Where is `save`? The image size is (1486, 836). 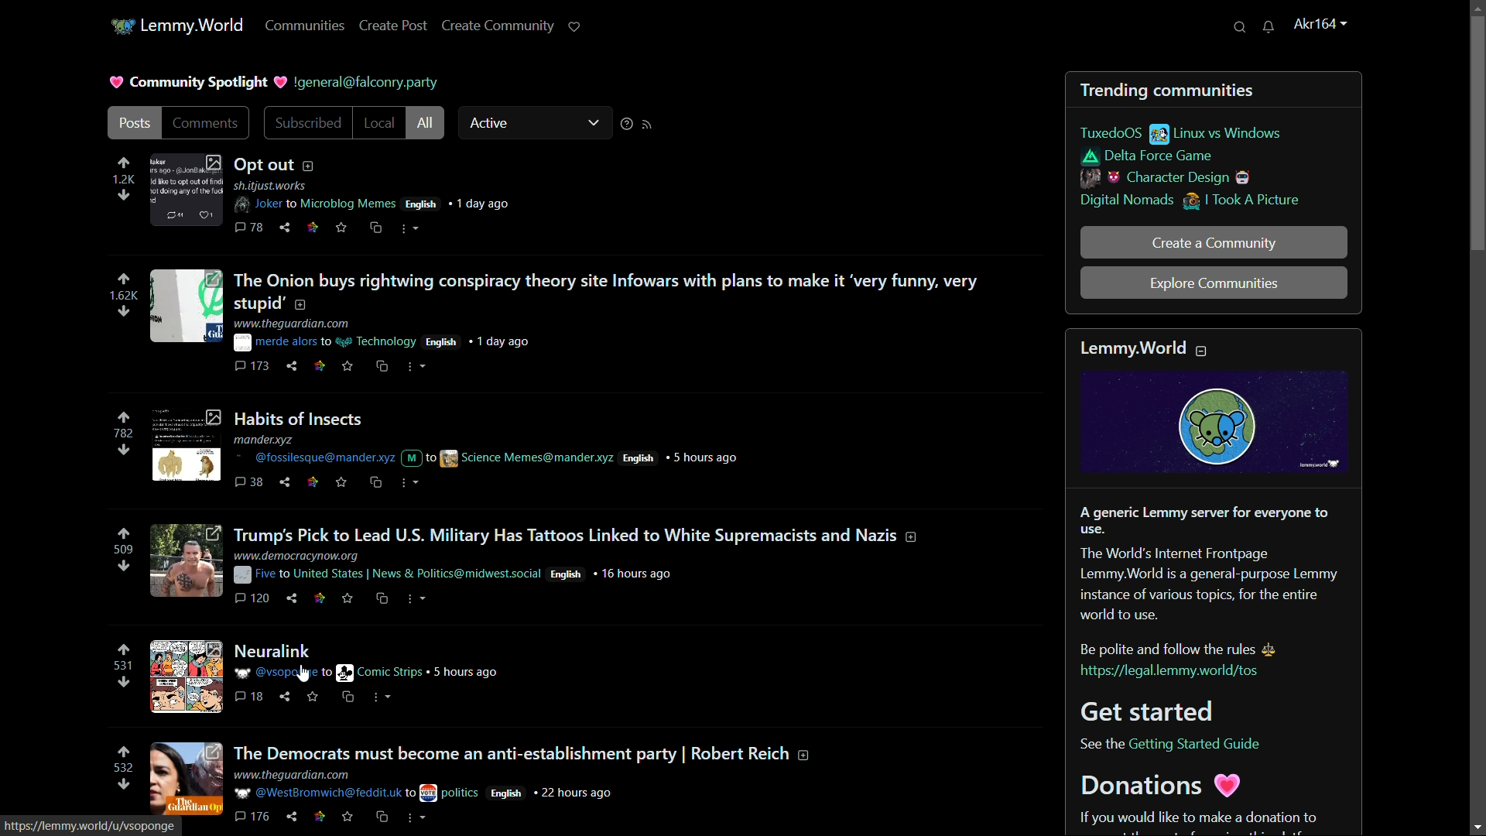
save is located at coordinates (344, 481).